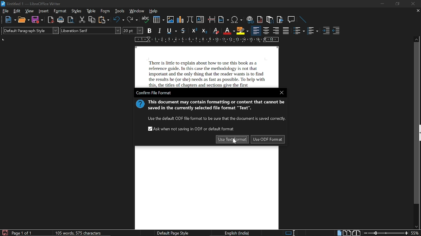  Describe the element at coordinates (299, 30) in the screenshot. I see `toggle ordered list` at that location.